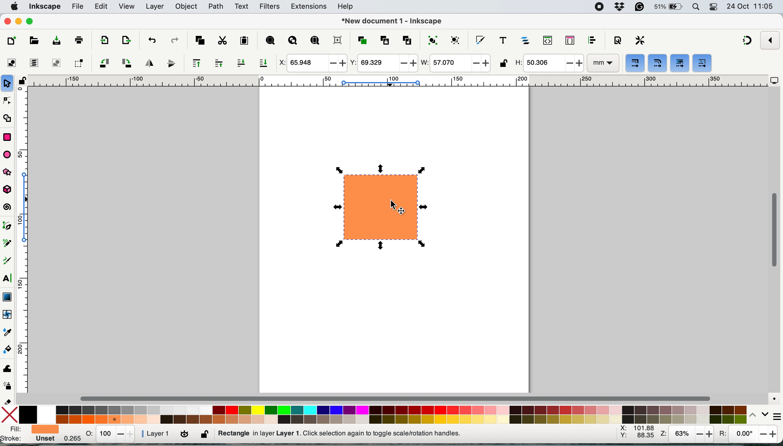 This screenshot has width=783, height=446. Describe the element at coordinates (546, 40) in the screenshot. I see `xml editor` at that location.